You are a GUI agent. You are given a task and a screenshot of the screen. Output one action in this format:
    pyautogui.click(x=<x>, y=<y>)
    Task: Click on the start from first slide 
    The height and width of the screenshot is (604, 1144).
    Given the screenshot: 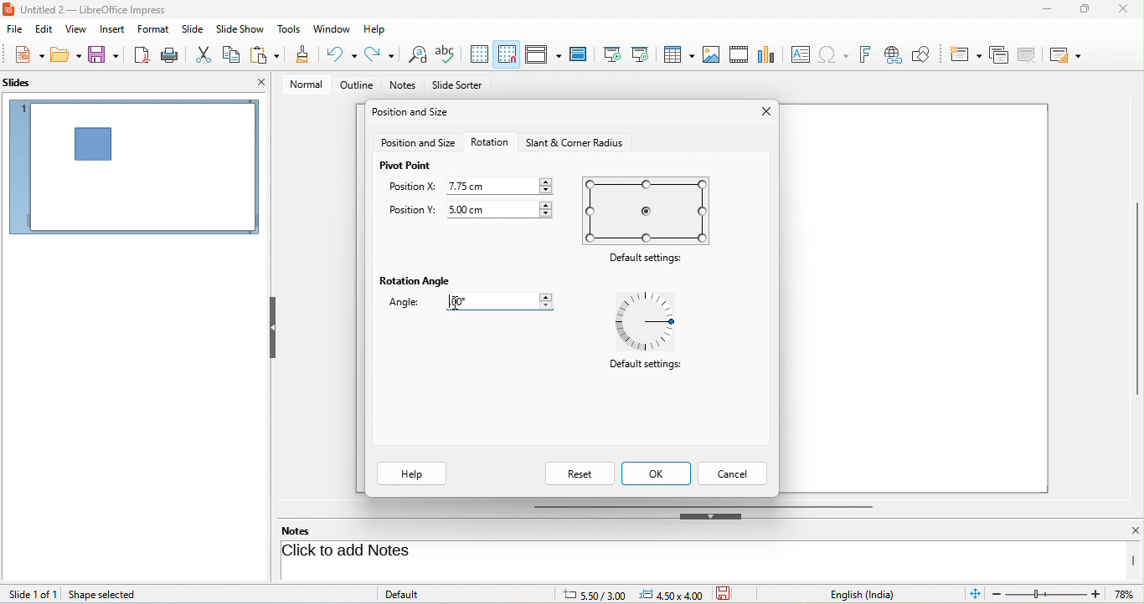 What is the action you would take?
    pyautogui.click(x=612, y=54)
    